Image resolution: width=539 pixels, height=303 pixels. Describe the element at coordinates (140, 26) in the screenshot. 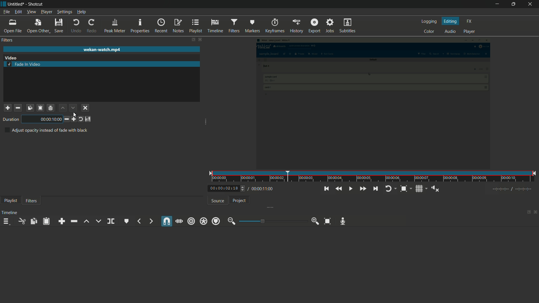

I see `properties` at that location.